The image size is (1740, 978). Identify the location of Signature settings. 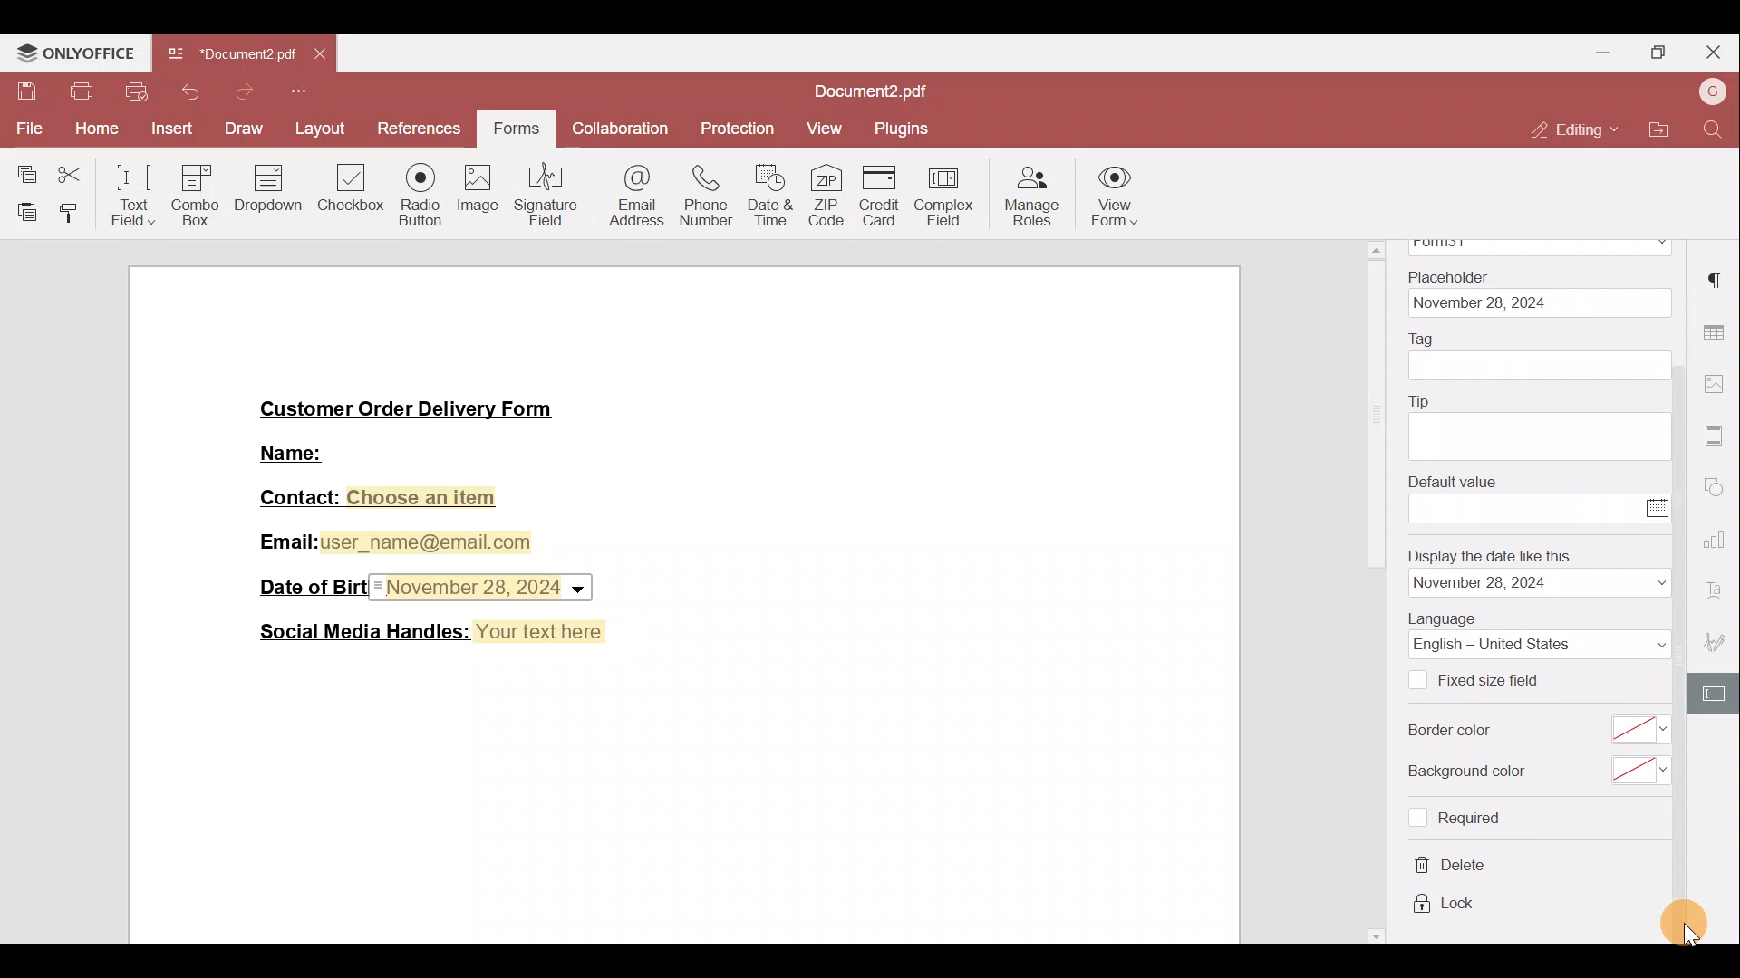
(1718, 642).